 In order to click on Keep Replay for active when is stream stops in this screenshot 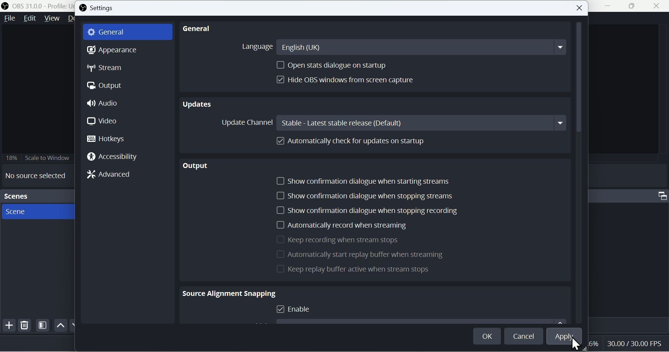, I will do `click(354, 270)`.